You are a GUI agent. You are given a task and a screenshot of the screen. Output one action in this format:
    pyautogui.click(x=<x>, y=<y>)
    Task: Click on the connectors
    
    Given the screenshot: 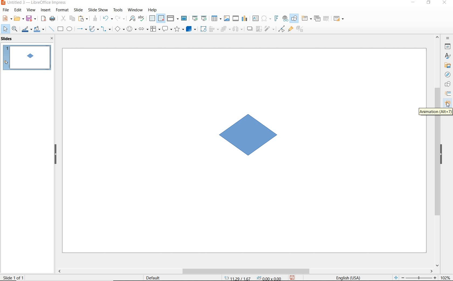 What is the action you would take?
    pyautogui.click(x=106, y=29)
    